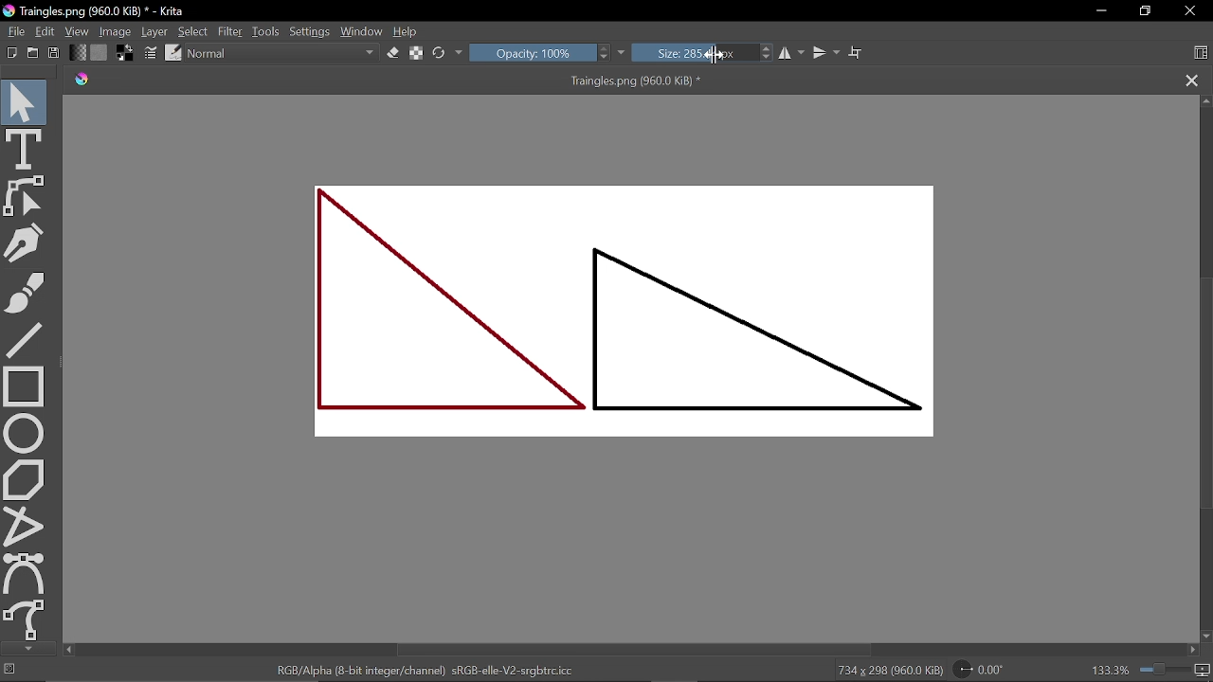 This screenshot has width=1213, height=682. I want to click on Open as existing document, so click(33, 53).